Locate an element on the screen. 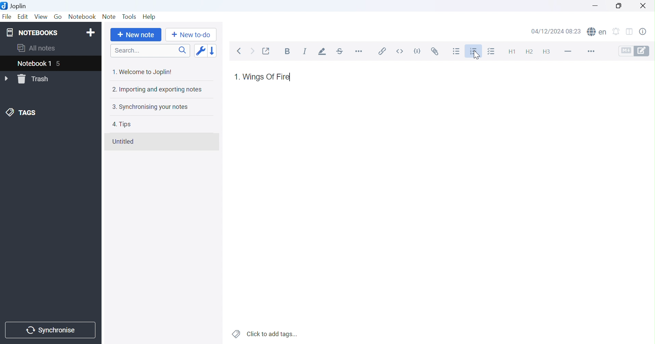  More is located at coordinates (590, 51).